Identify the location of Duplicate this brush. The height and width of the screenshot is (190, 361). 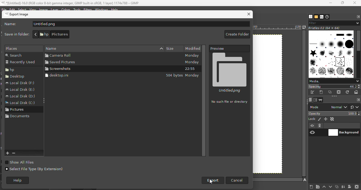
(330, 92).